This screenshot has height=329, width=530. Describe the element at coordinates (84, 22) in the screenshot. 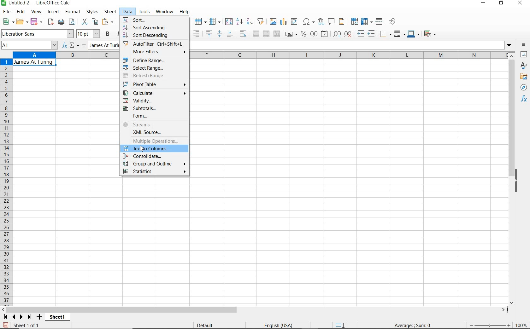

I see `cut` at that location.